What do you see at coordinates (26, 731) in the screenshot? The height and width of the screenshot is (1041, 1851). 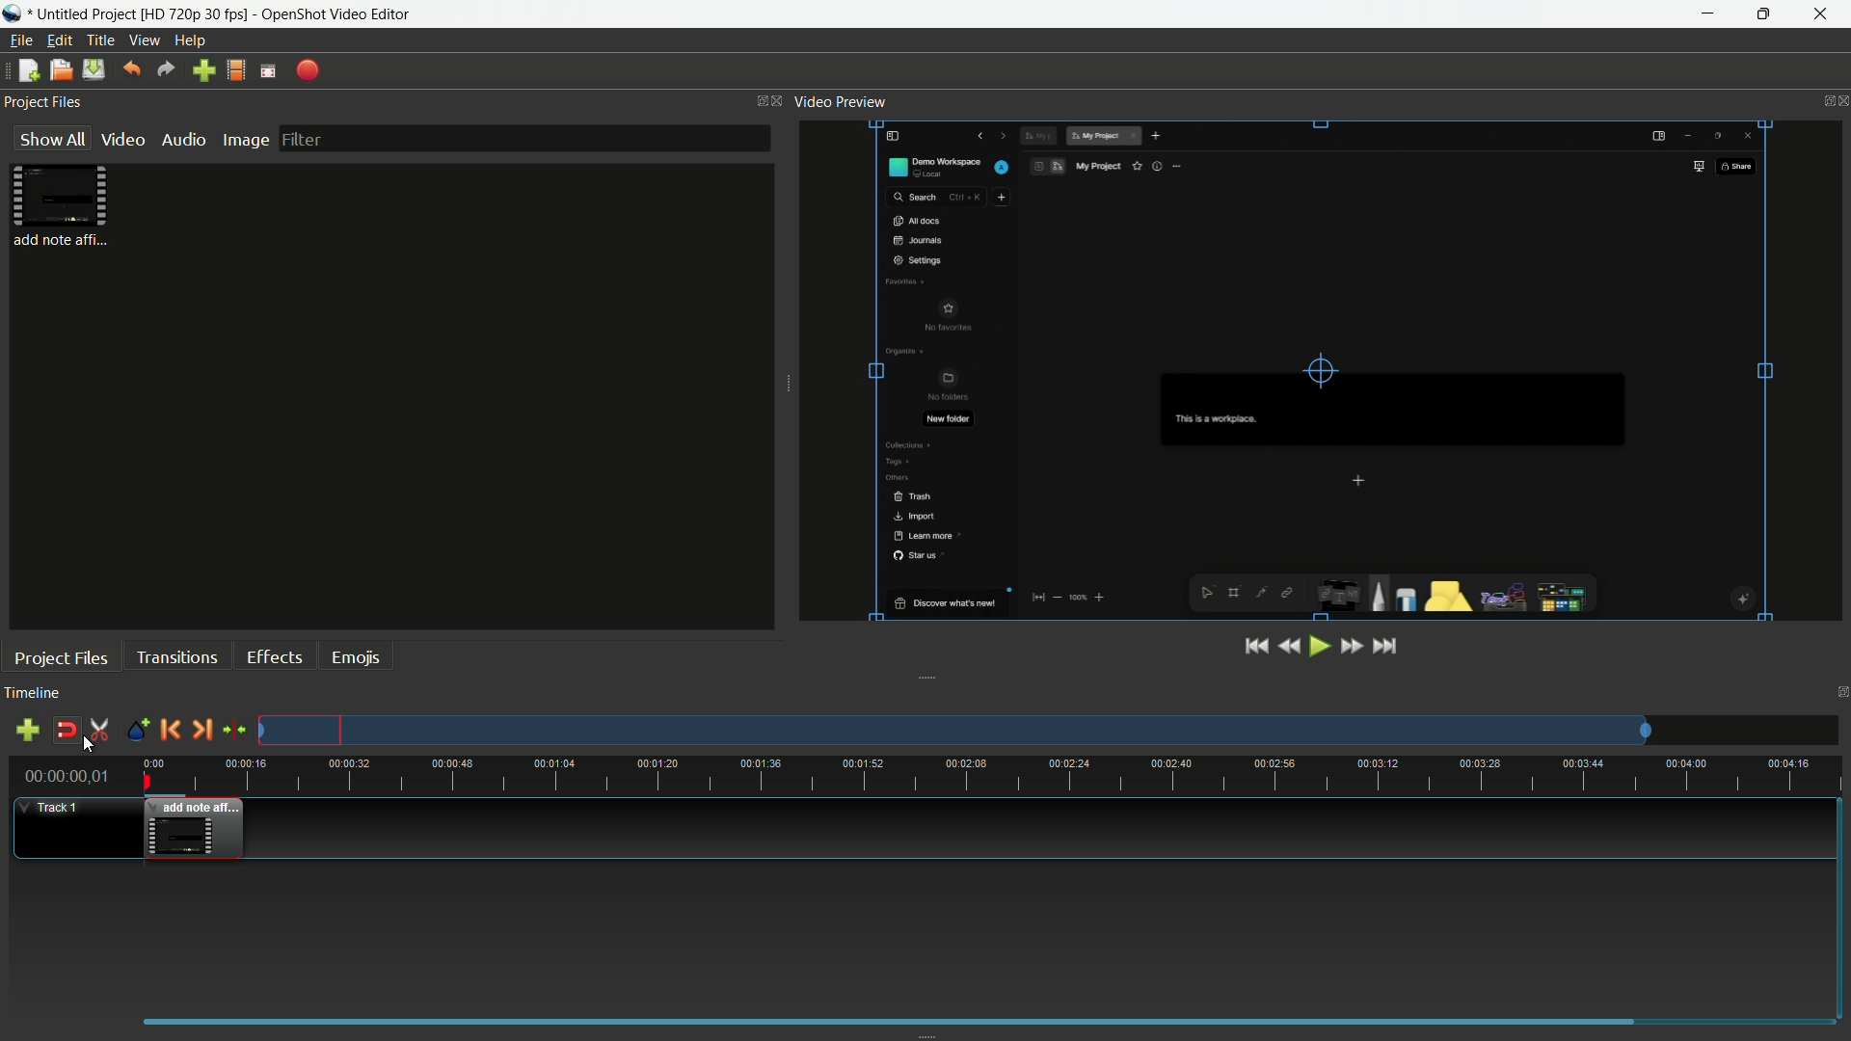 I see `add track` at bounding box center [26, 731].